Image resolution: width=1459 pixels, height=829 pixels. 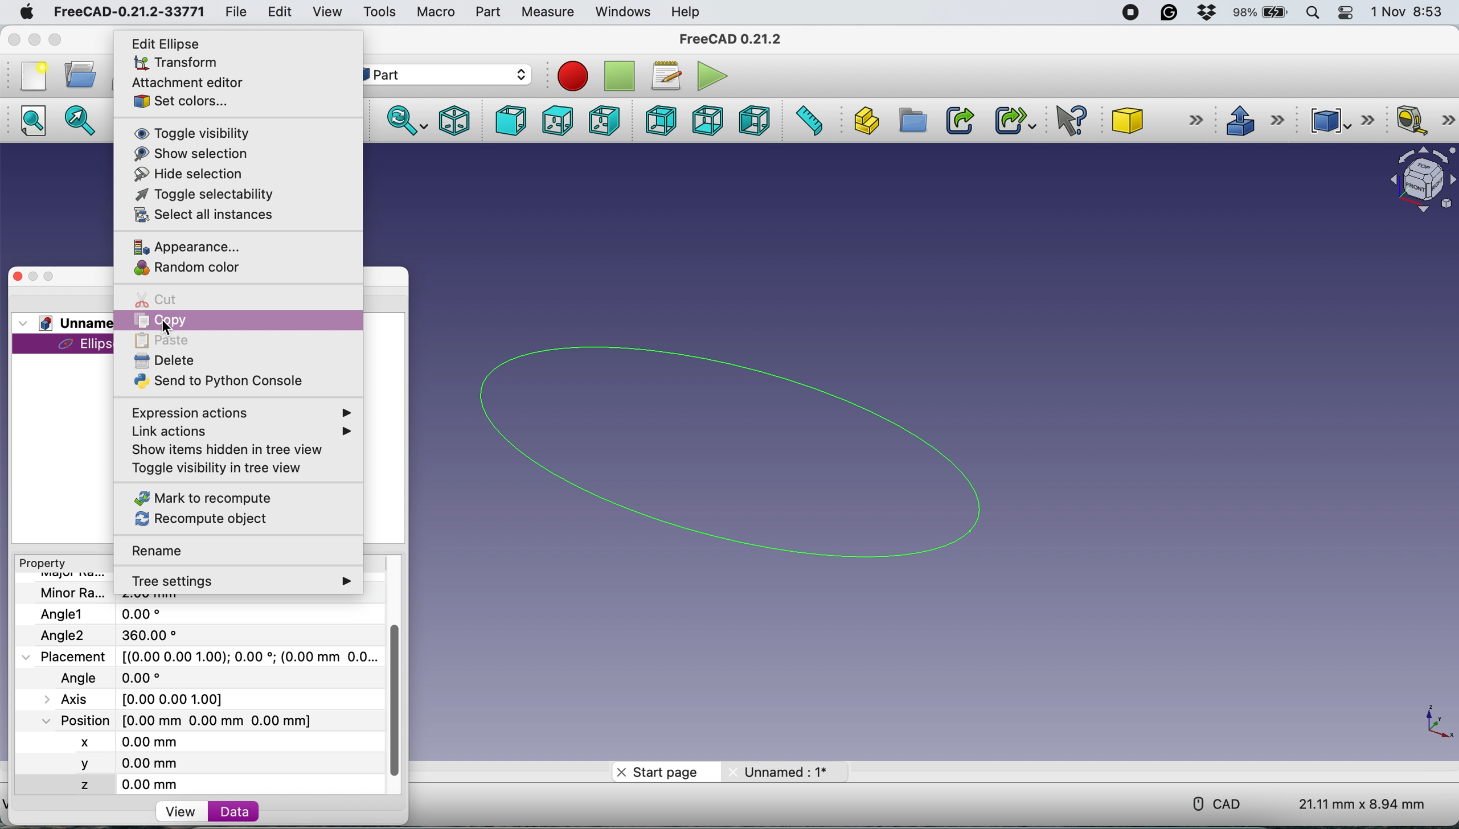 I want to click on Angle1, so click(x=103, y=614).